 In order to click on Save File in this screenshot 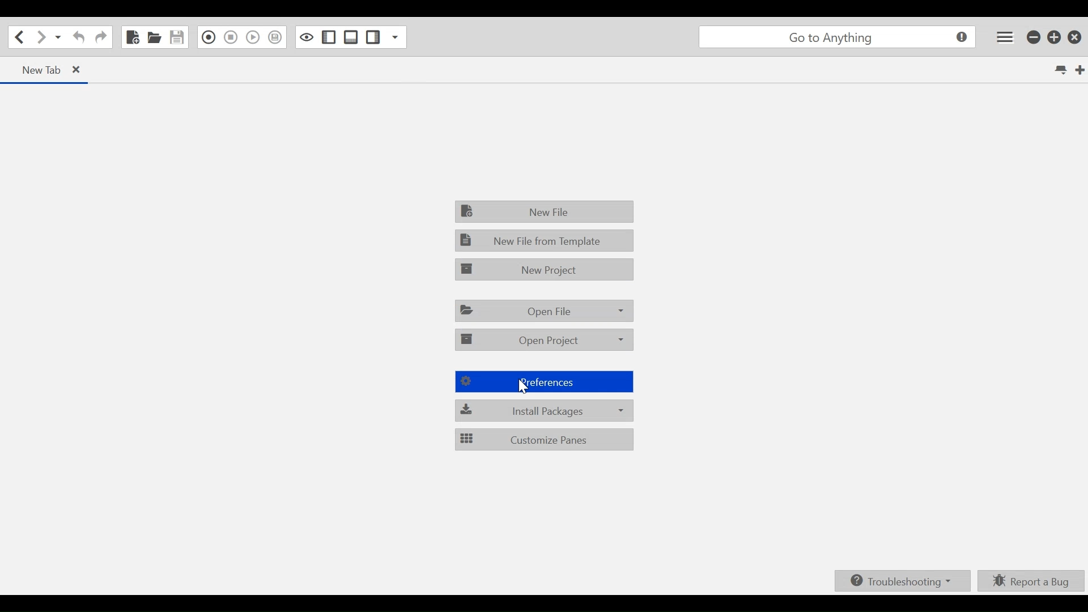, I will do `click(176, 37)`.